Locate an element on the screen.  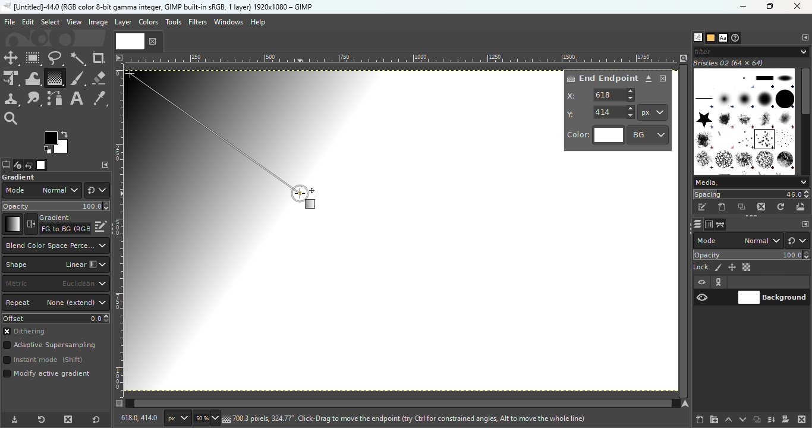
Create a new brush is located at coordinates (723, 207).